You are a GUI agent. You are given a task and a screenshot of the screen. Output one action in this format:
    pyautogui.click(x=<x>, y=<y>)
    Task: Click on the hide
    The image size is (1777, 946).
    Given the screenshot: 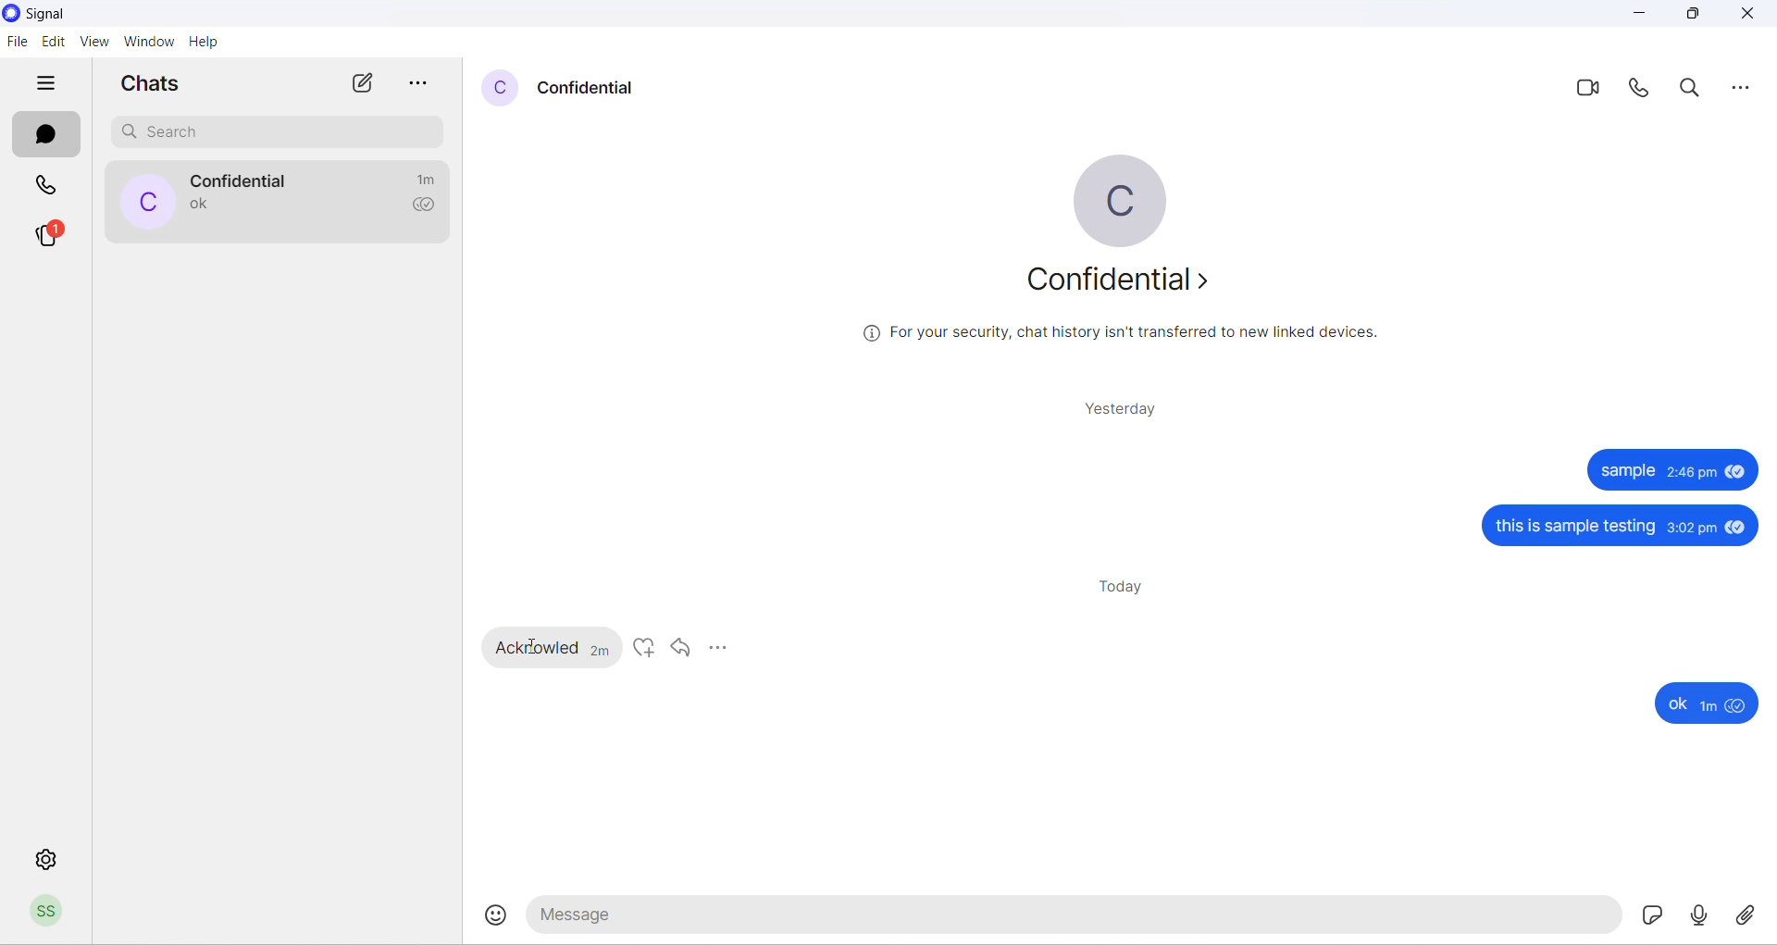 What is the action you would take?
    pyautogui.click(x=43, y=82)
    